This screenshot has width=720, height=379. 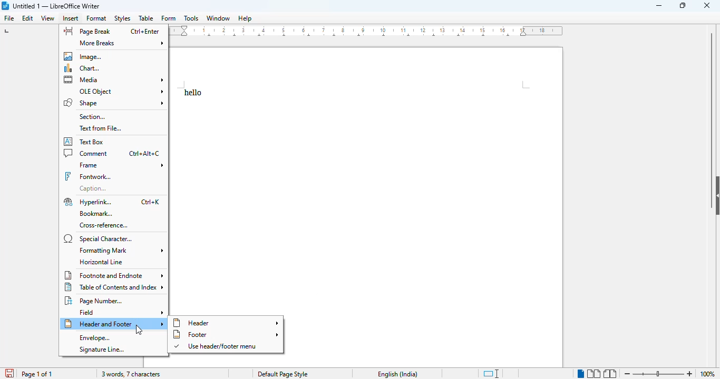 What do you see at coordinates (144, 154) in the screenshot?
I see `shortcut for comment` at bounding box center [144, 154].